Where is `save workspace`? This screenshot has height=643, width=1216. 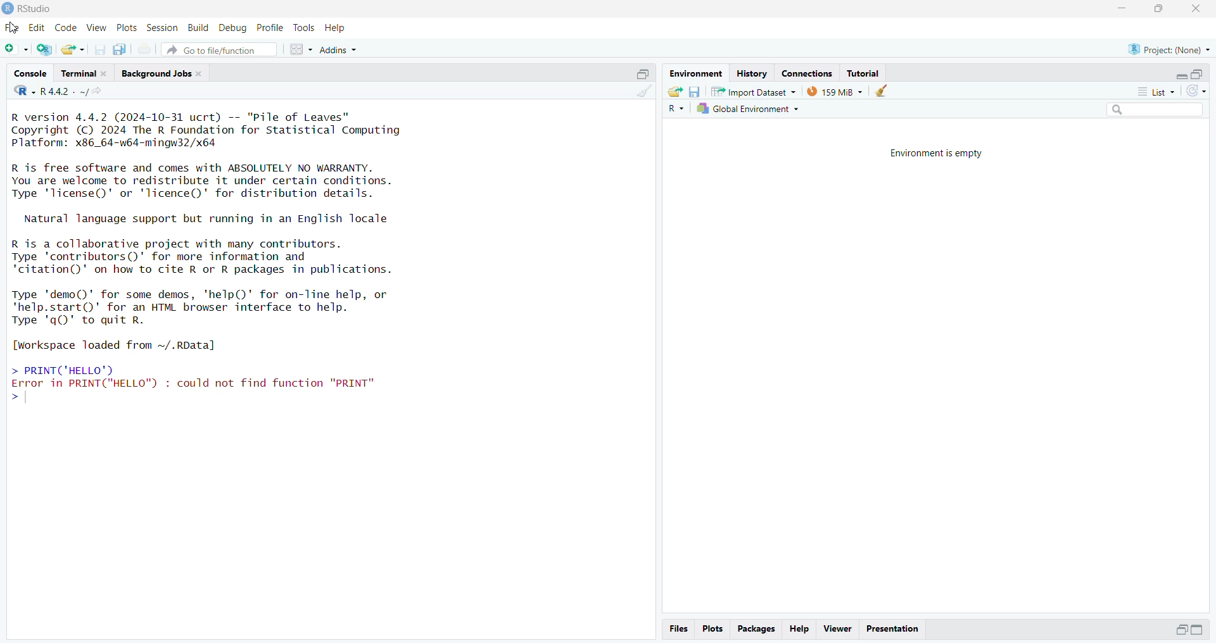
save workspace is located at coordinates (695, 91).